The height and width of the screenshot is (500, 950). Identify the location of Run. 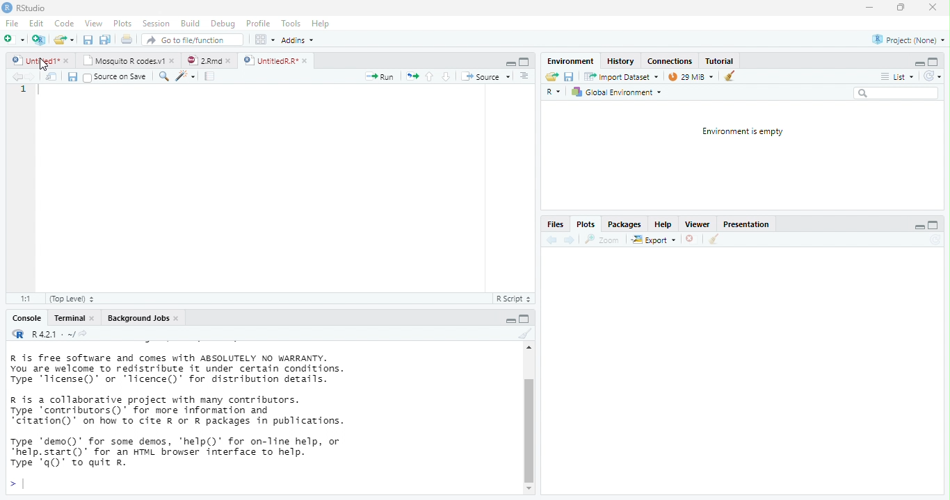
(380, 77).